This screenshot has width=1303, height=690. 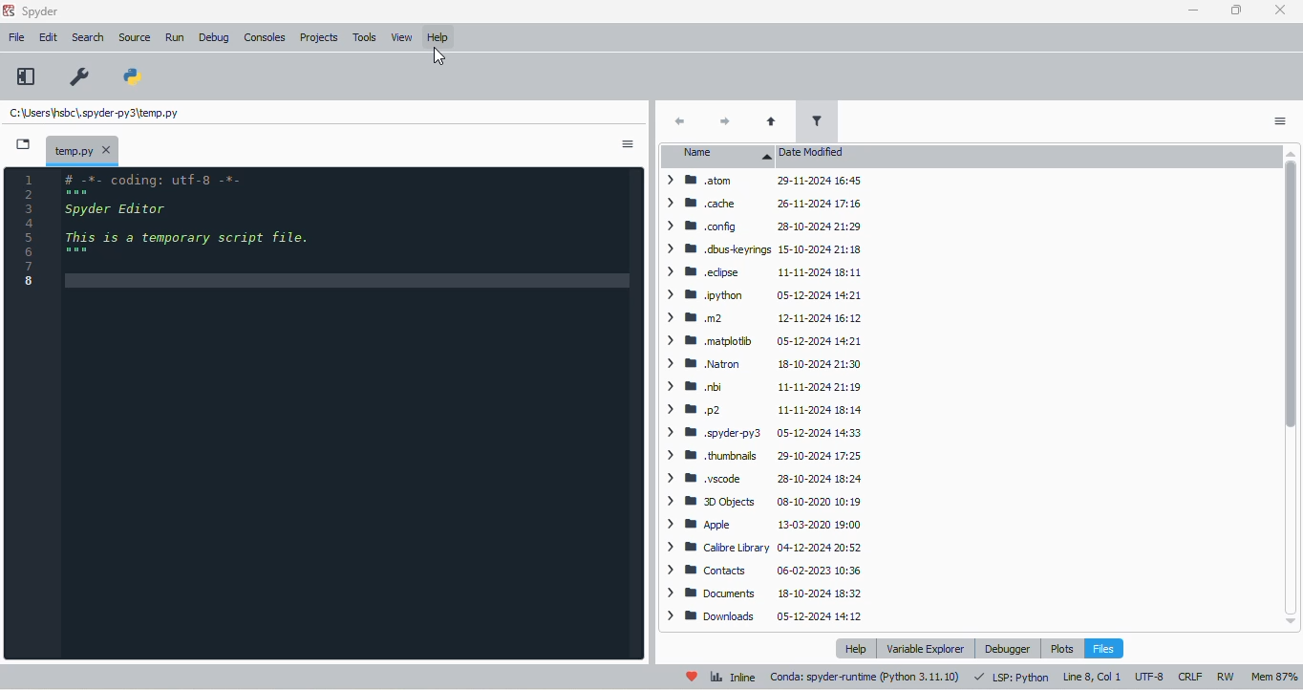 I want to click on temporary file, so click(x=71, y=151).